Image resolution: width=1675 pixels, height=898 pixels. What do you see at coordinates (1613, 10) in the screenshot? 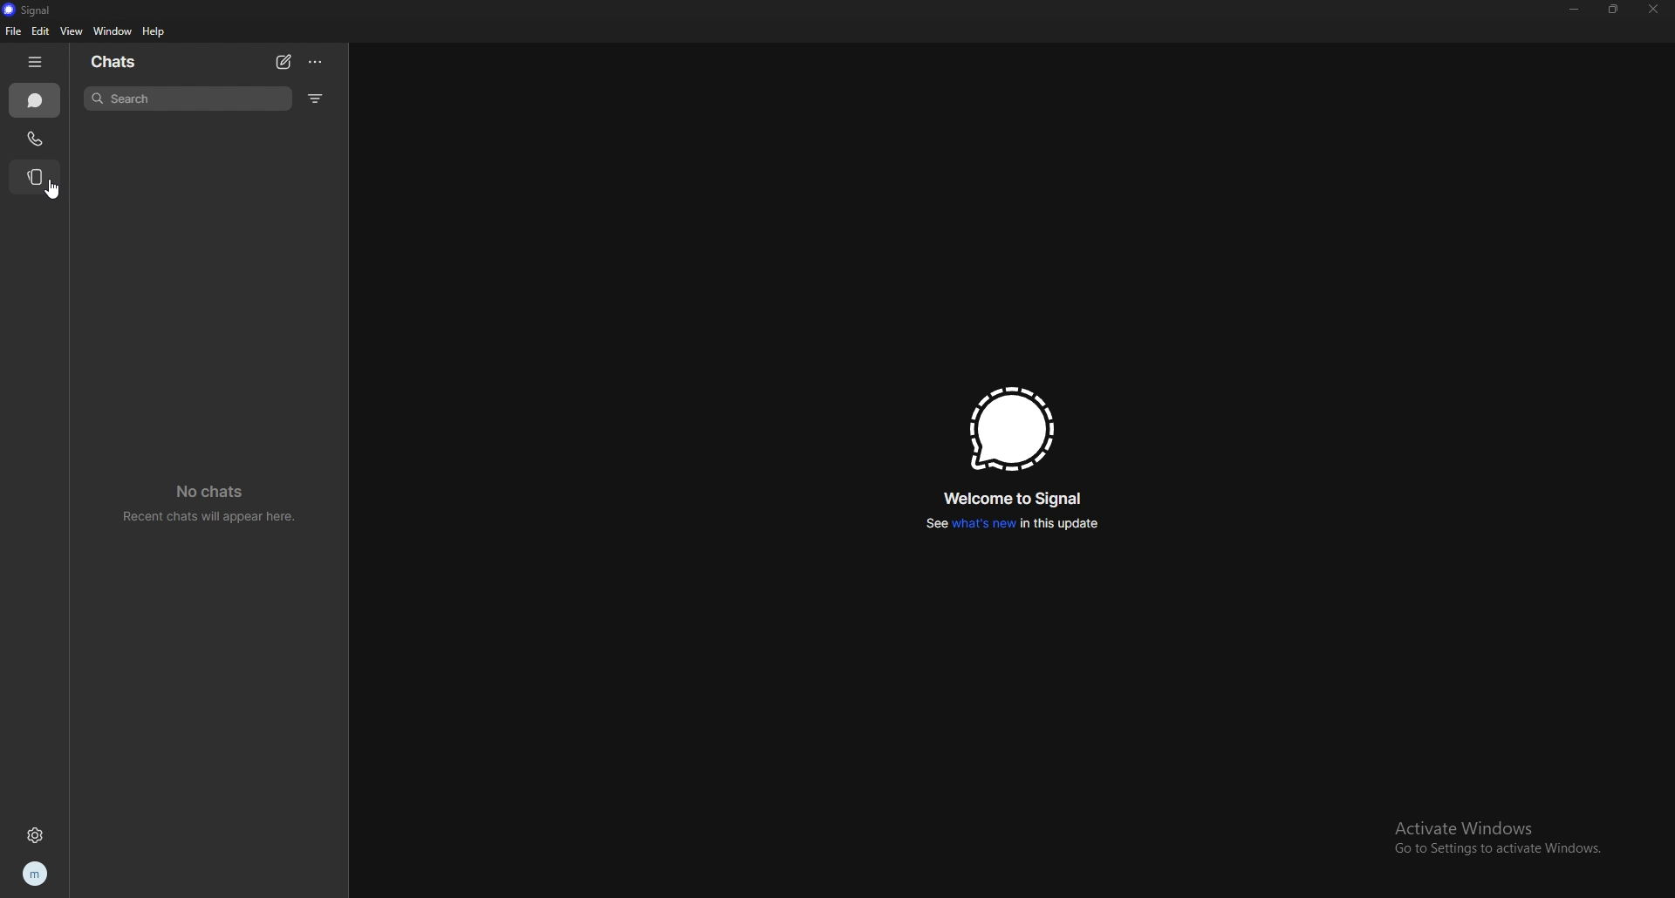
I see `resize` at bounding box center [1613, 10].